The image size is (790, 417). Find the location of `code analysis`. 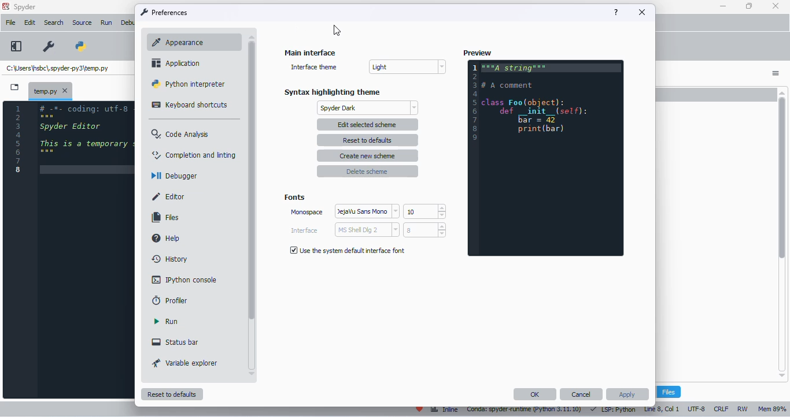

code analysis is located at coordinates (181, 133).